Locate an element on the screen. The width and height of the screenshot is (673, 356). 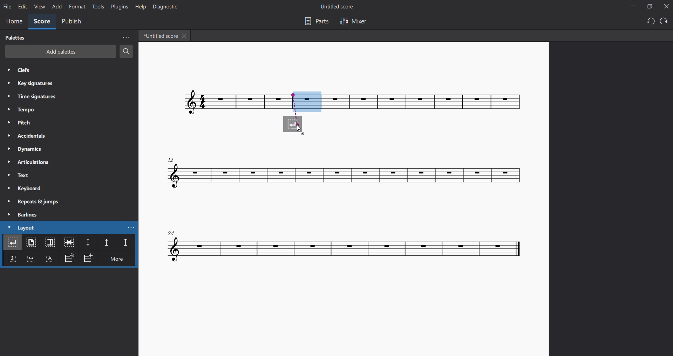
score is located at coordinates (348, 173).